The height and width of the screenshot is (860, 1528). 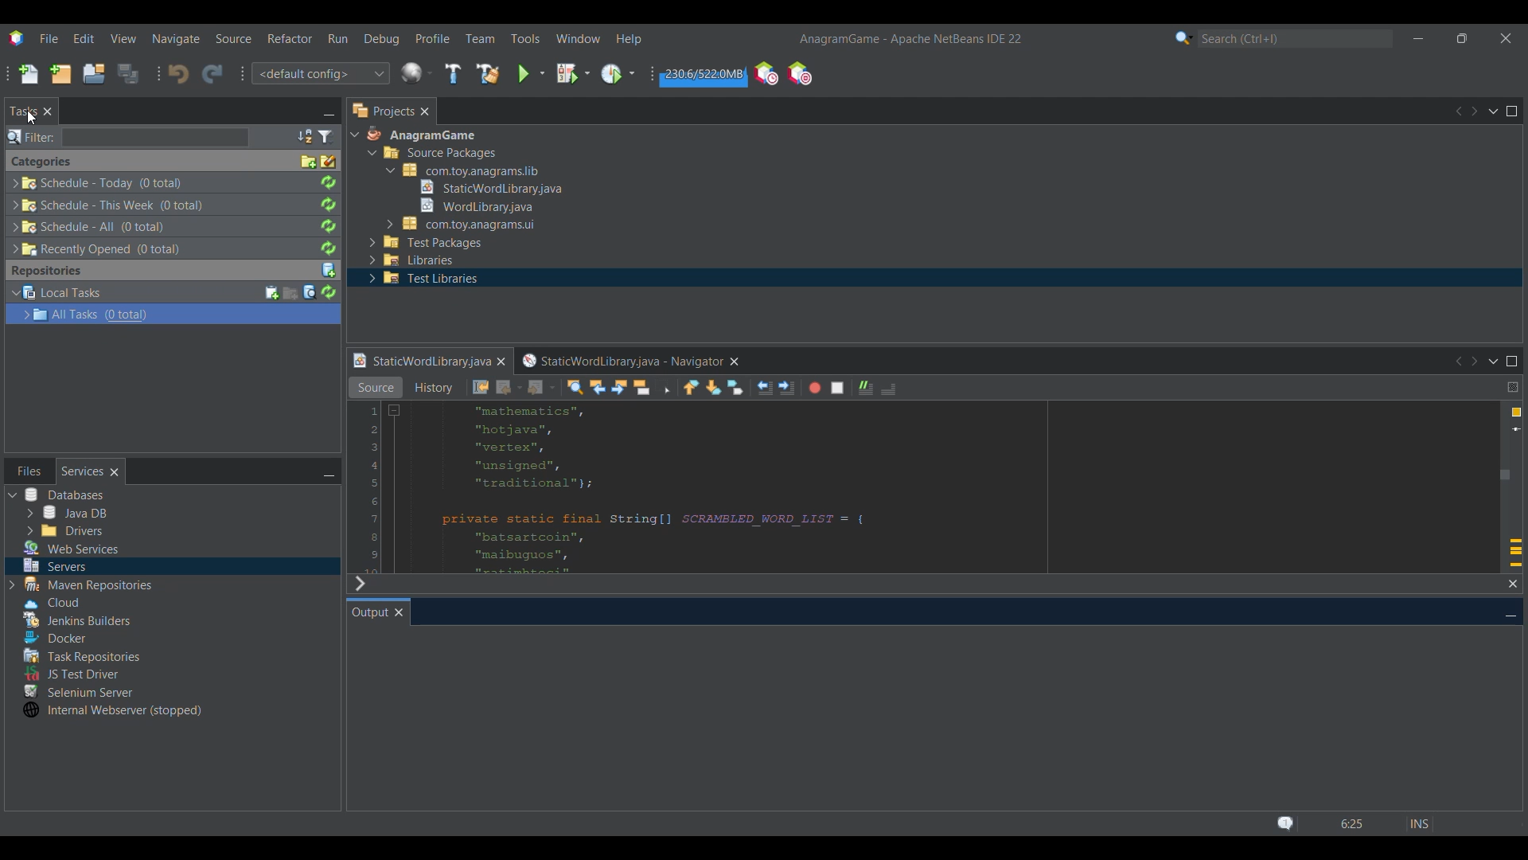 What do you see at coordinates (28, 74) in the screenshot?
I see `New file` at bounding box center [28, 74].